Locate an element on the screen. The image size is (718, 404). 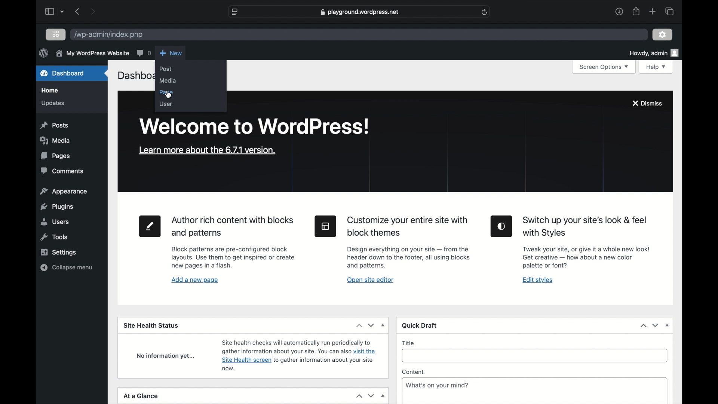
users is located at coordinates (54, 221).